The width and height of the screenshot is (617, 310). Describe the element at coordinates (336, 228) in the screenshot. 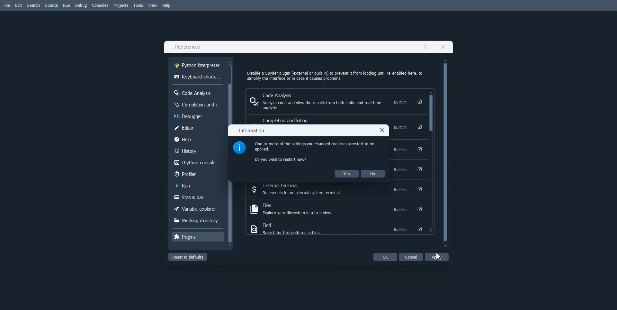

I see `Find` at that location.